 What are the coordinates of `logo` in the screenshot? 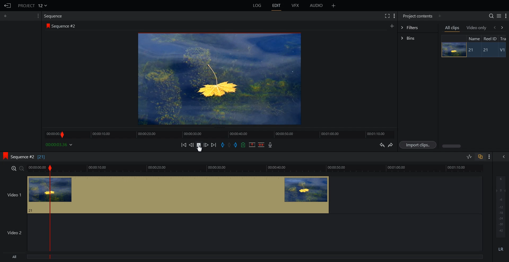 It's located at (4, 155).